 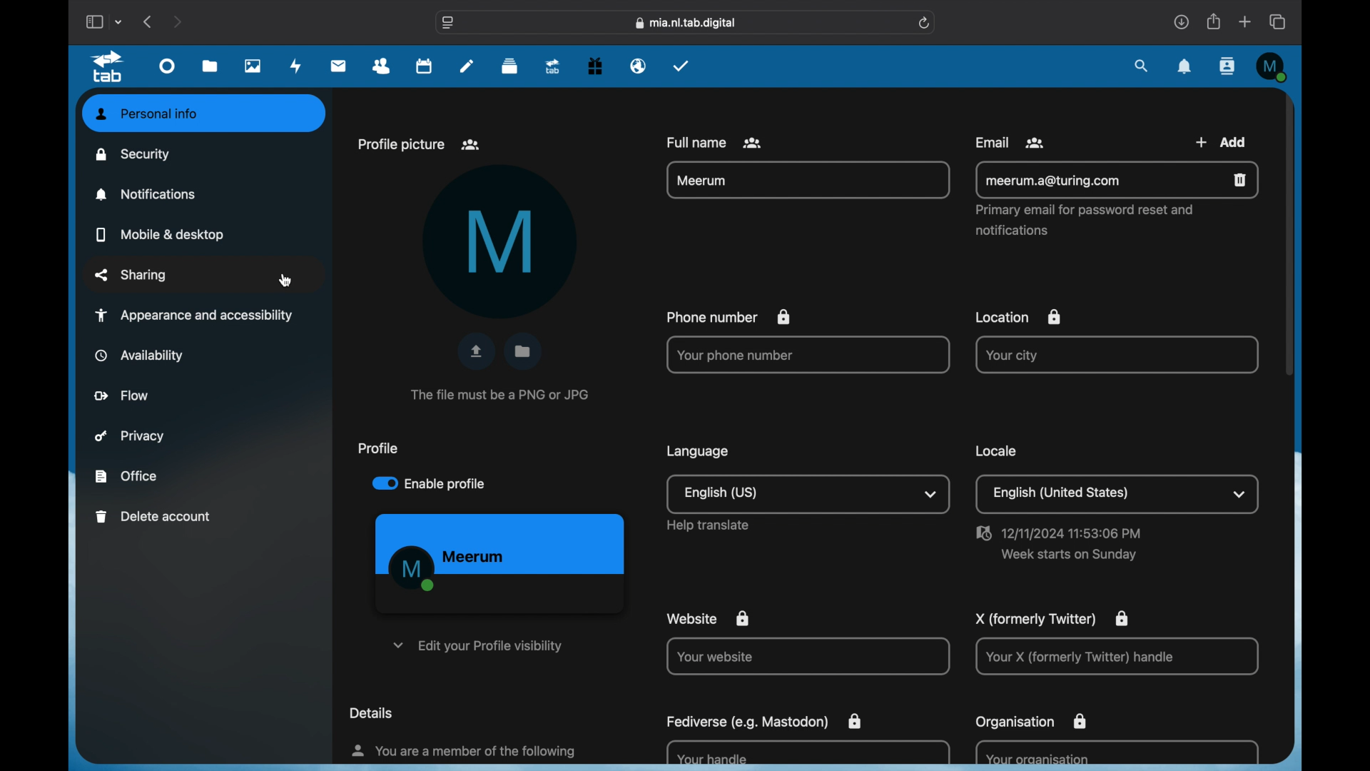 What do you see at coordinates (1279, 21) in the screenshot?
I see `show tab overview` at bounding box center [1279, 21].